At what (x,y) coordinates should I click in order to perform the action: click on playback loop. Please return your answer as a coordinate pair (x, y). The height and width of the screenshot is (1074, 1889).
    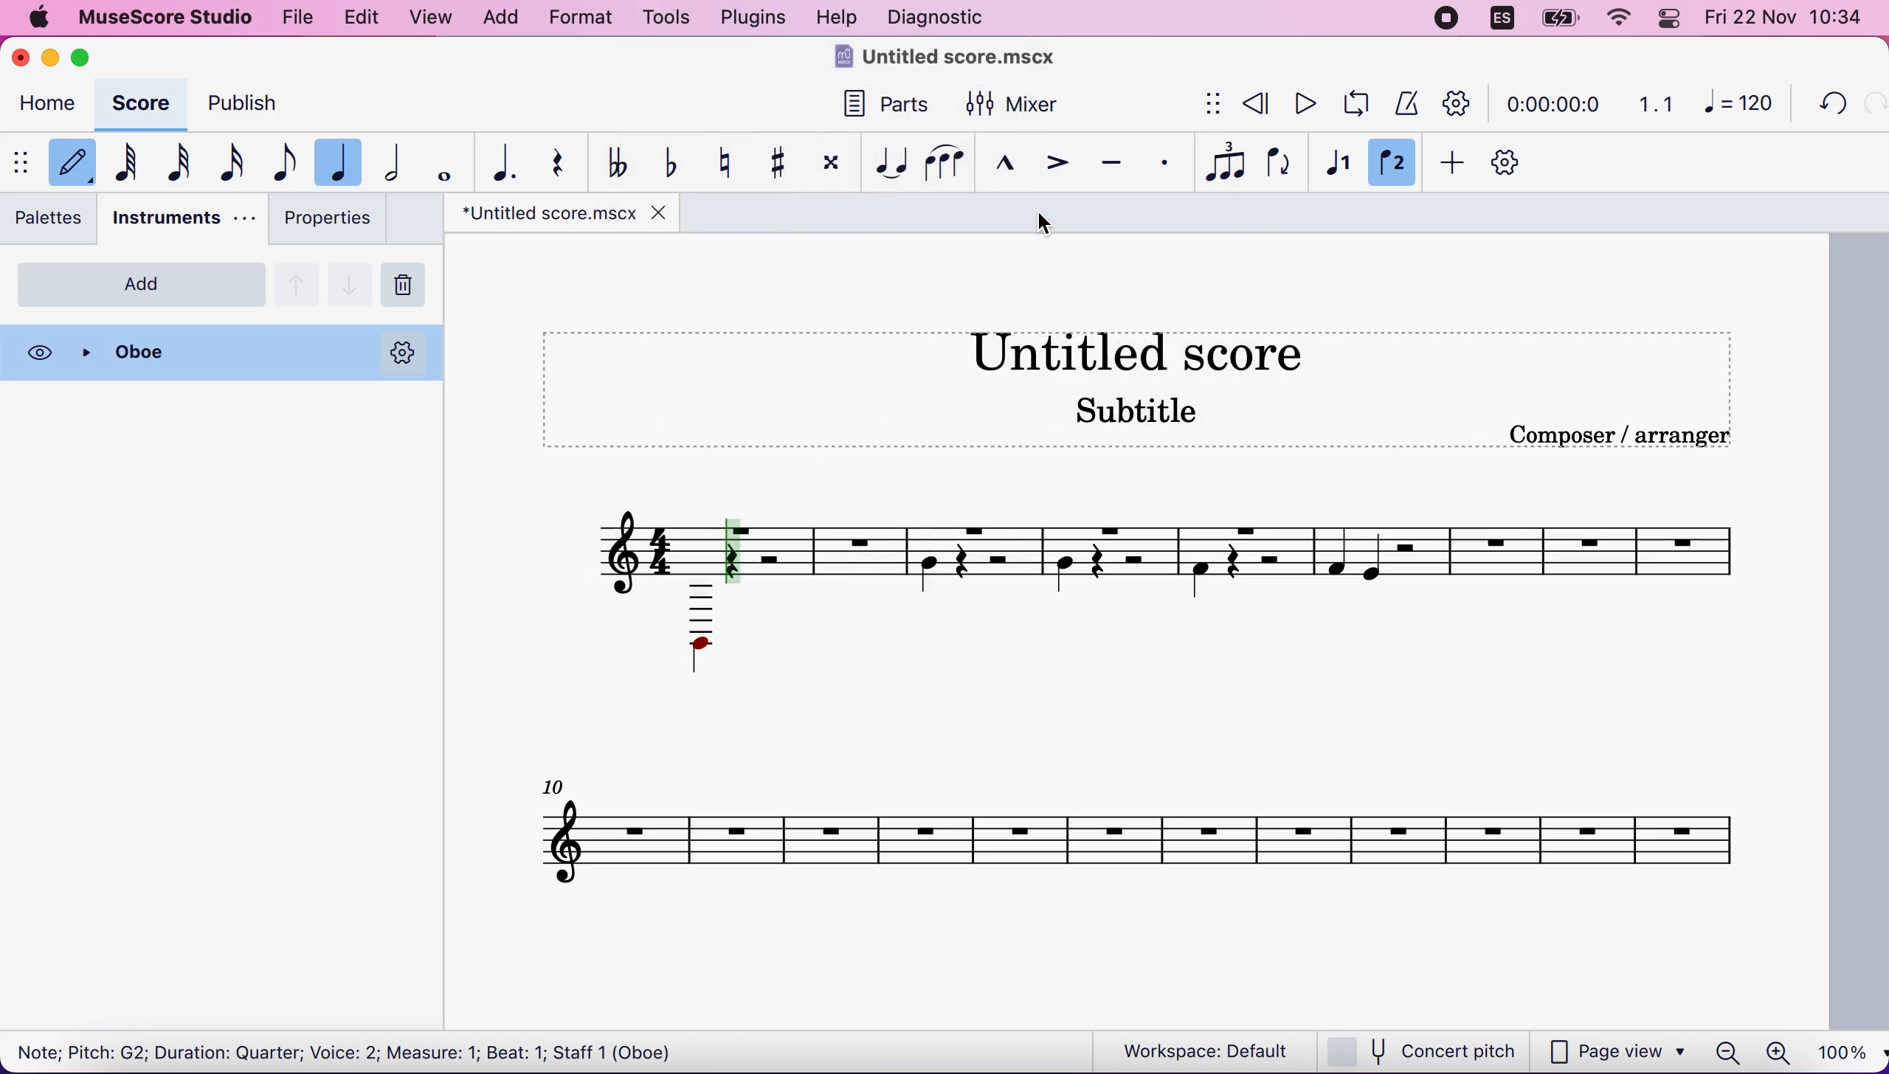
    Looking at the image, I should click on (1352, 106).